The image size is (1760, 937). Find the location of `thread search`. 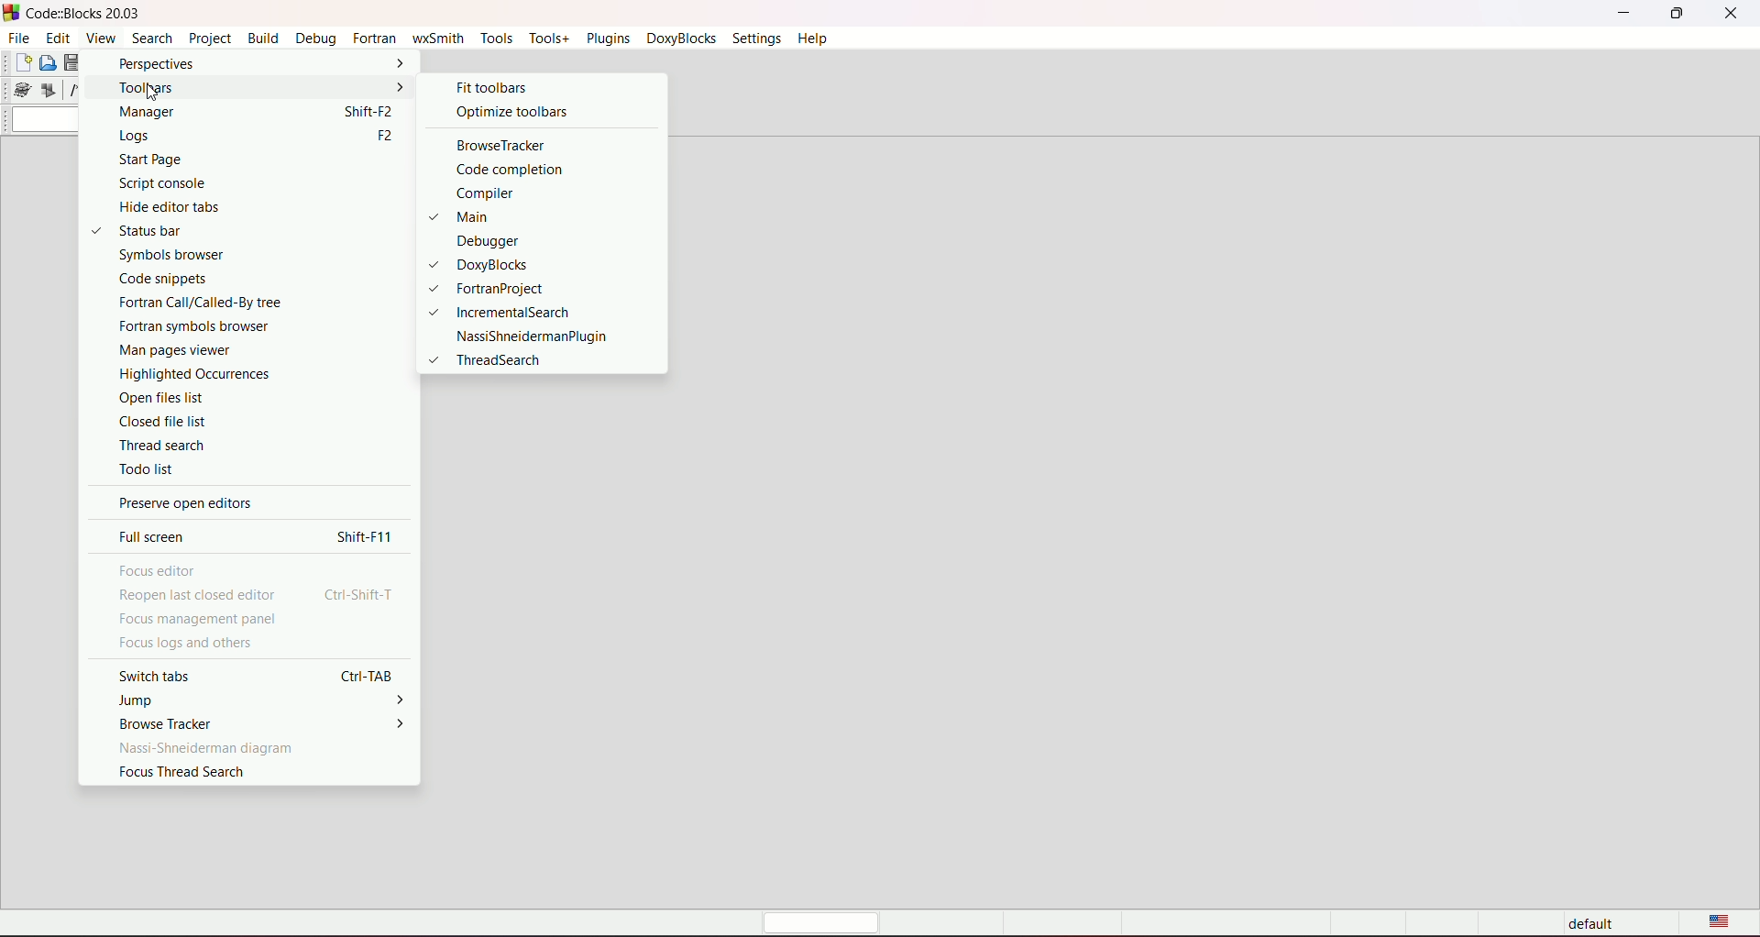

thread search is located at coordinates (486, 360).